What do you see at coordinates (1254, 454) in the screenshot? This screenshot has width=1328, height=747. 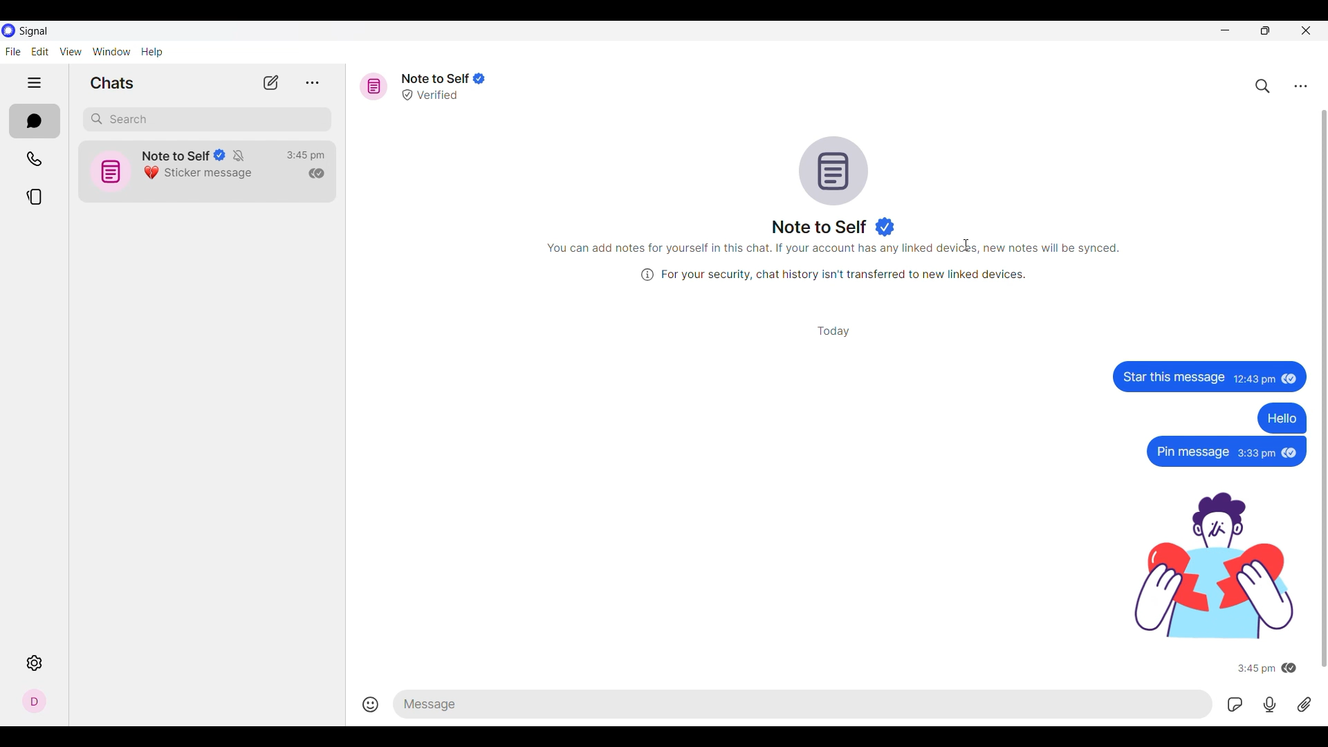 I see `3:33pm` at bounding box center [1254, 454].